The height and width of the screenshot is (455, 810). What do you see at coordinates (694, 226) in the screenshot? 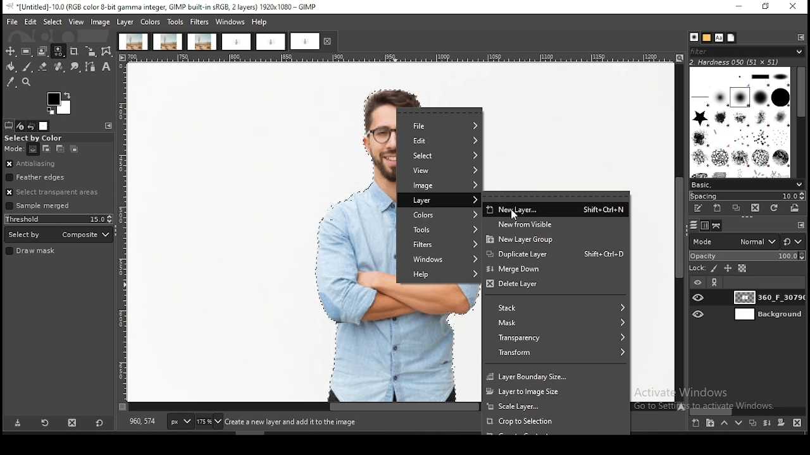
I see `layers` at bounding box center [694, 226].